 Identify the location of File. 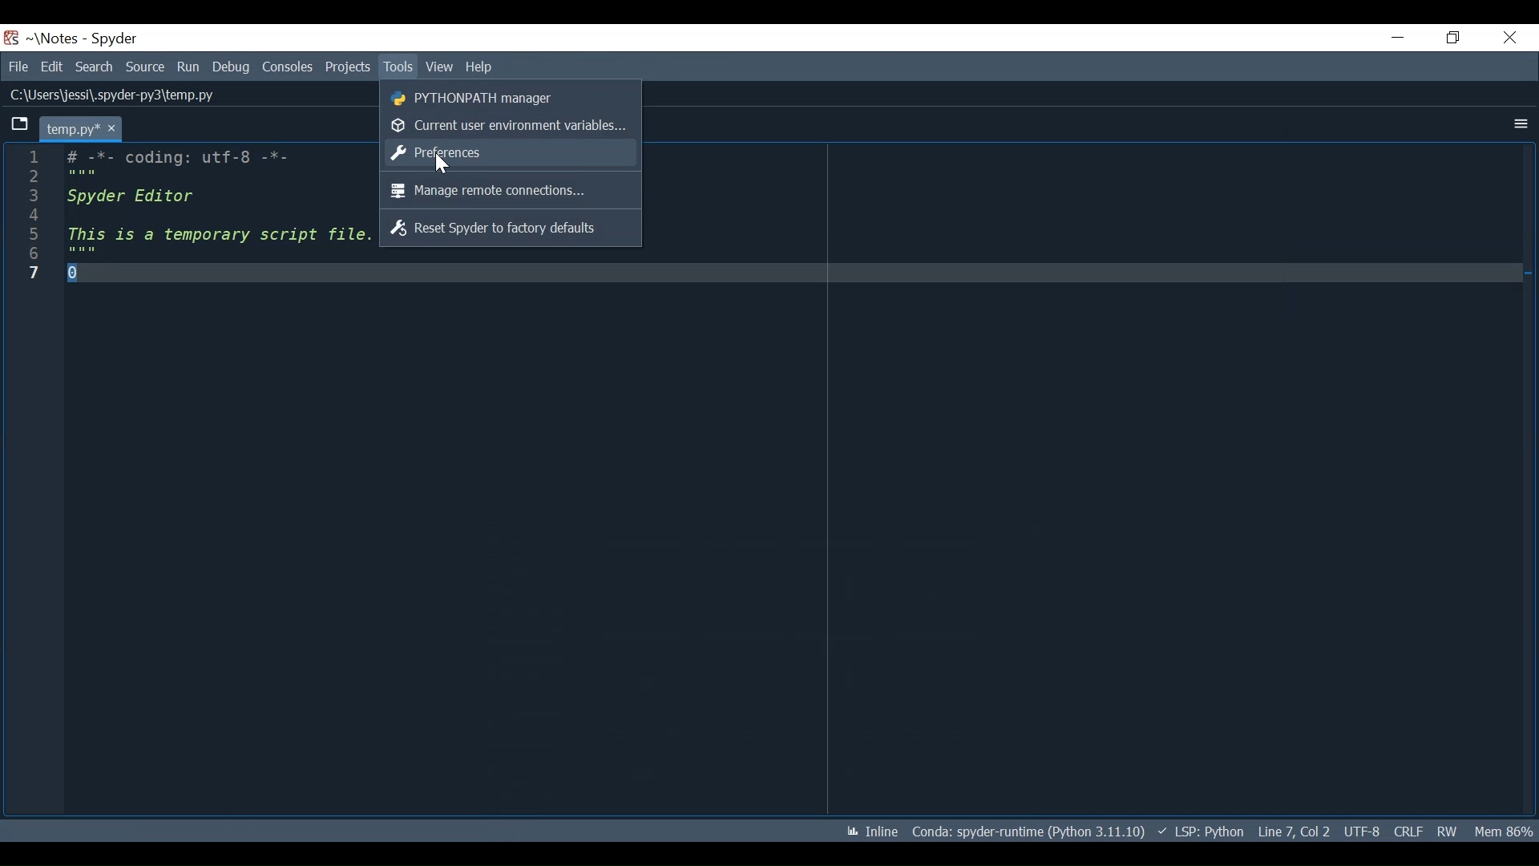
(16, 67).